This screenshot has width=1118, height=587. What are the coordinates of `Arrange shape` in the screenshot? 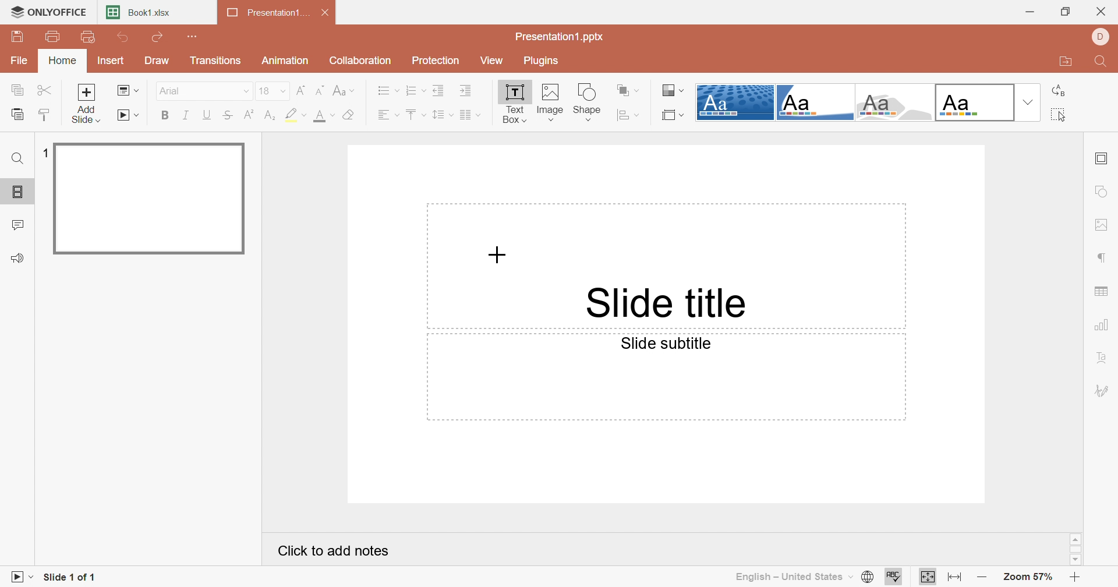 It's located at (626, 89).